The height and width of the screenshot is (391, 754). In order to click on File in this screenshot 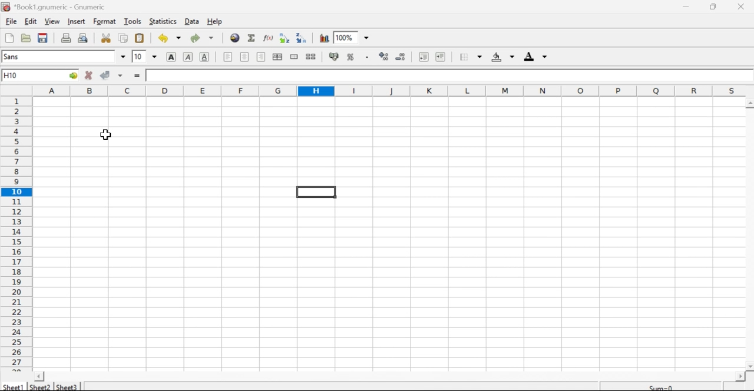, I will do `click(9, 39)`.